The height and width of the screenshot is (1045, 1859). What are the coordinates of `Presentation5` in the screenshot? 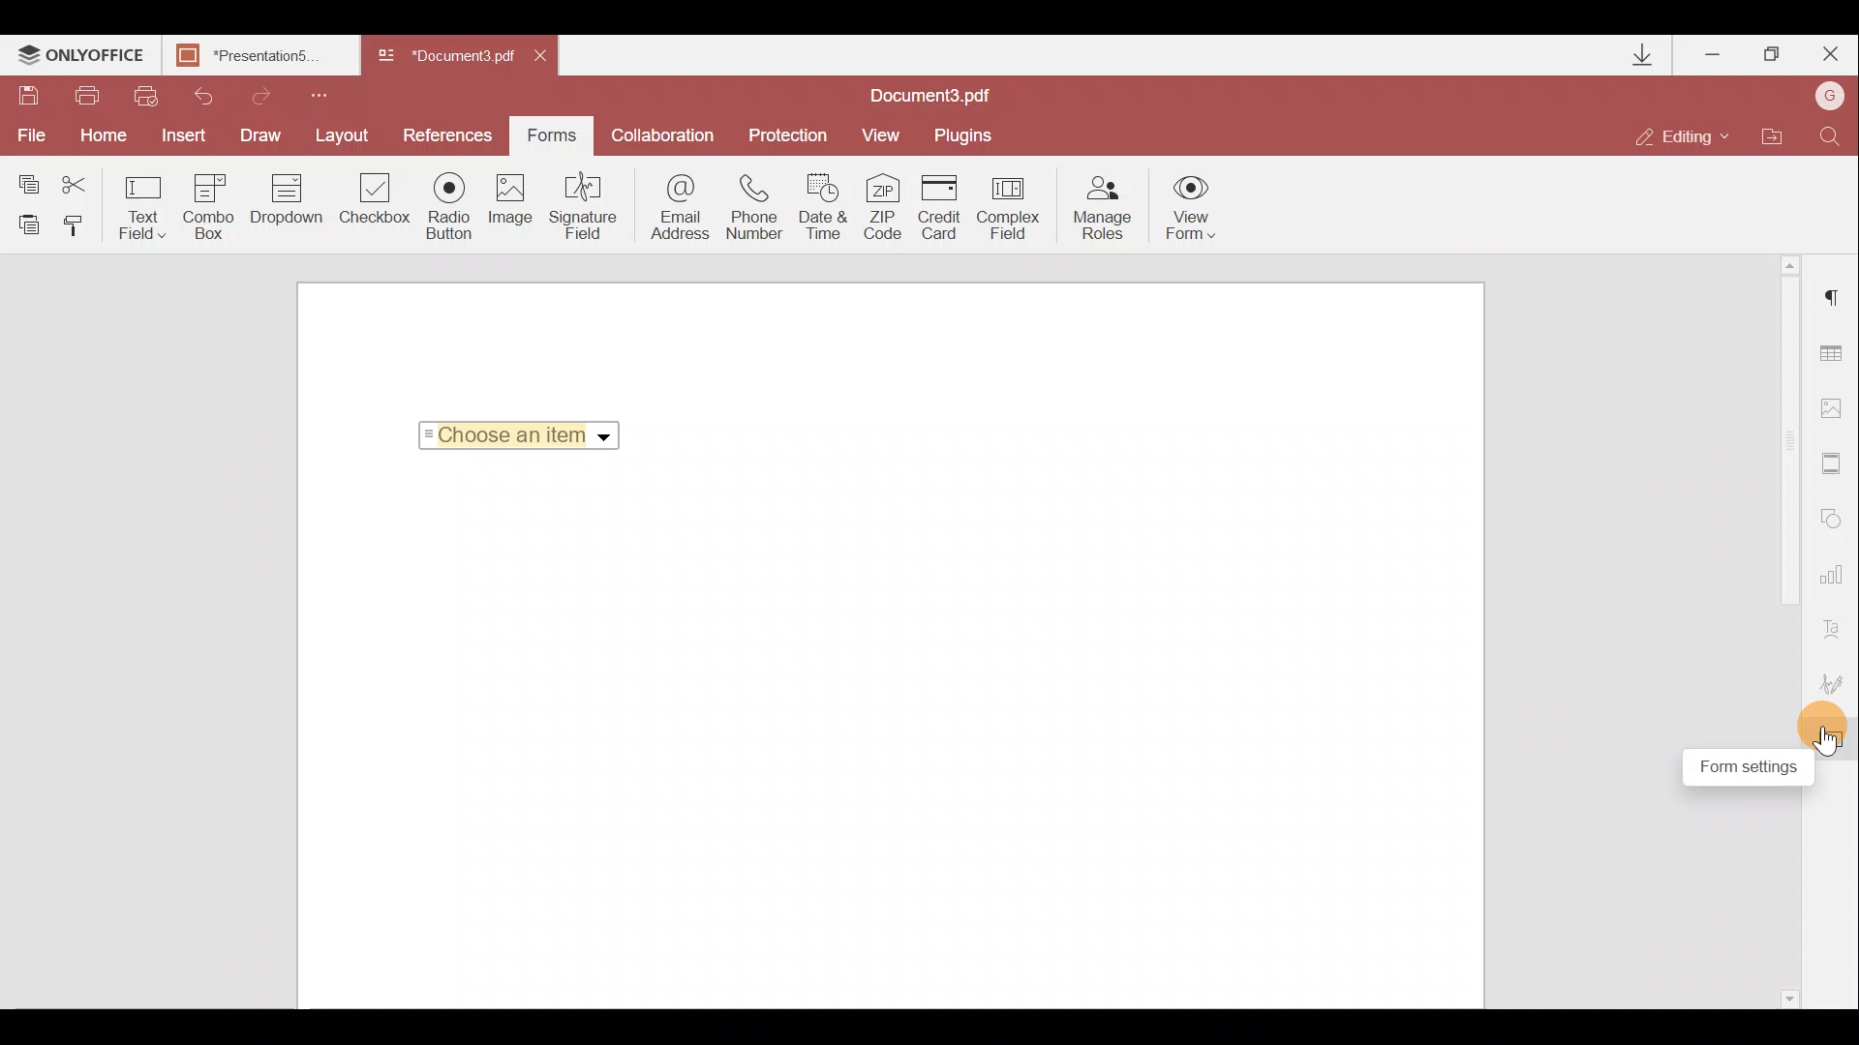 It's located at (257, 57).